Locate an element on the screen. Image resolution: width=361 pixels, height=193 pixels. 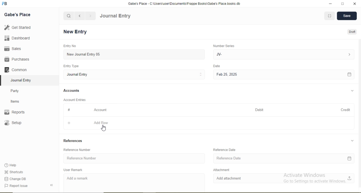
collapse/expand is located at coordinates (352, 141).